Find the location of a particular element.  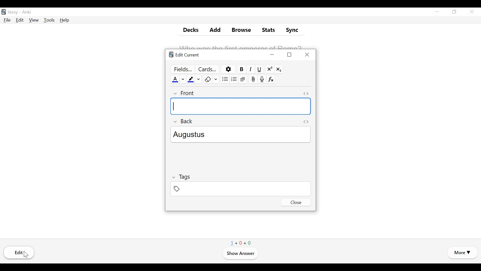

Options is located at coordinates (227, 69).